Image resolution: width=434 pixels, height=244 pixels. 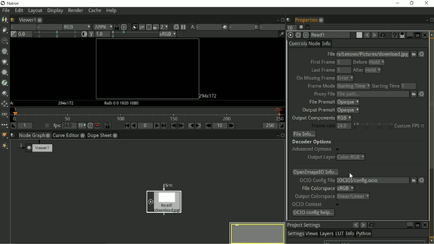 I want to click on Node graph, so click(x=35, y=136).